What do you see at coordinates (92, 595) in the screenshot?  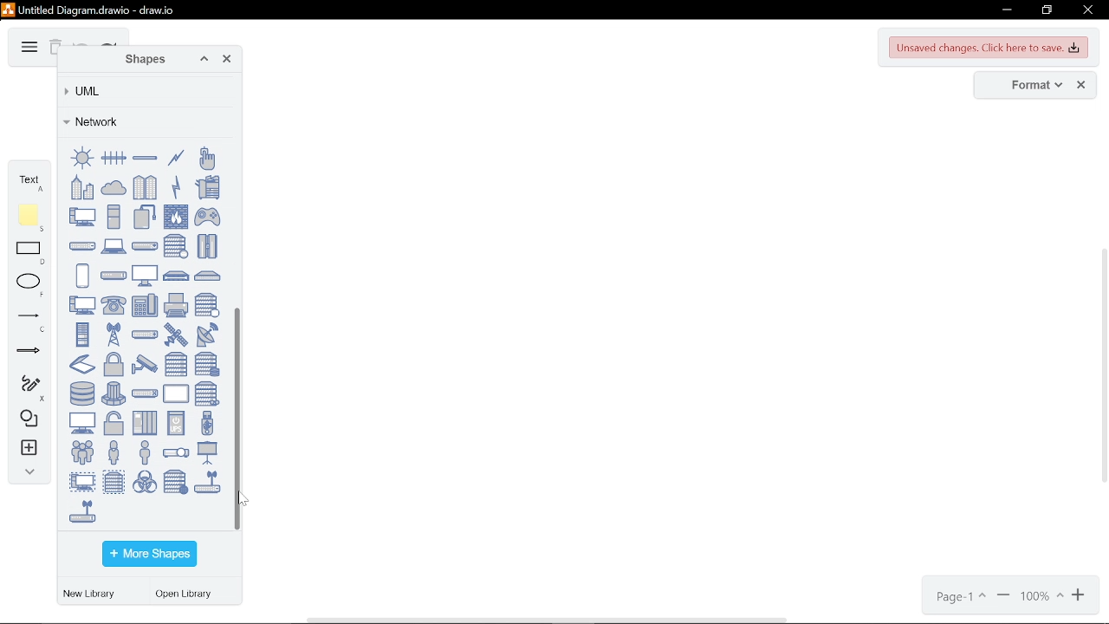 I see `new library` at bounding box center [92, 595].